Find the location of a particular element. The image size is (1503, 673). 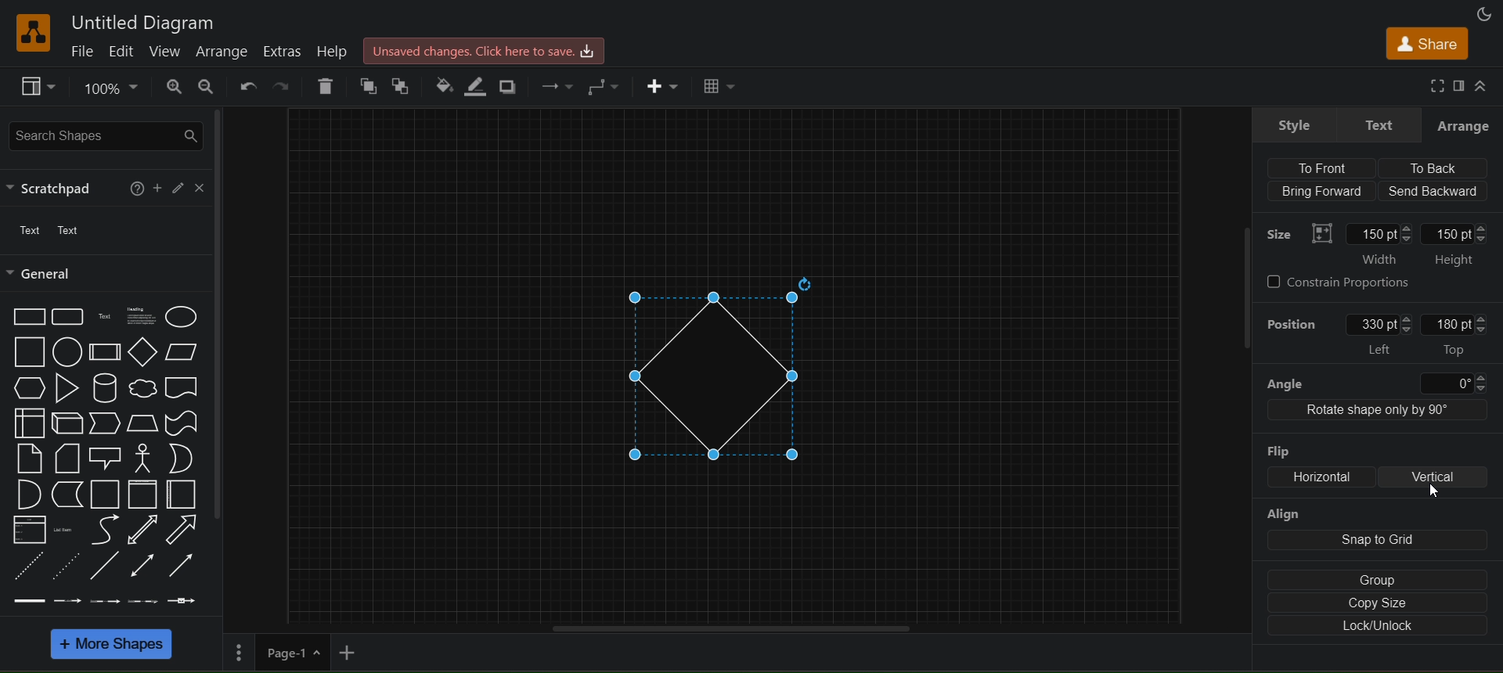

style is located at coordinates (1290, 125).